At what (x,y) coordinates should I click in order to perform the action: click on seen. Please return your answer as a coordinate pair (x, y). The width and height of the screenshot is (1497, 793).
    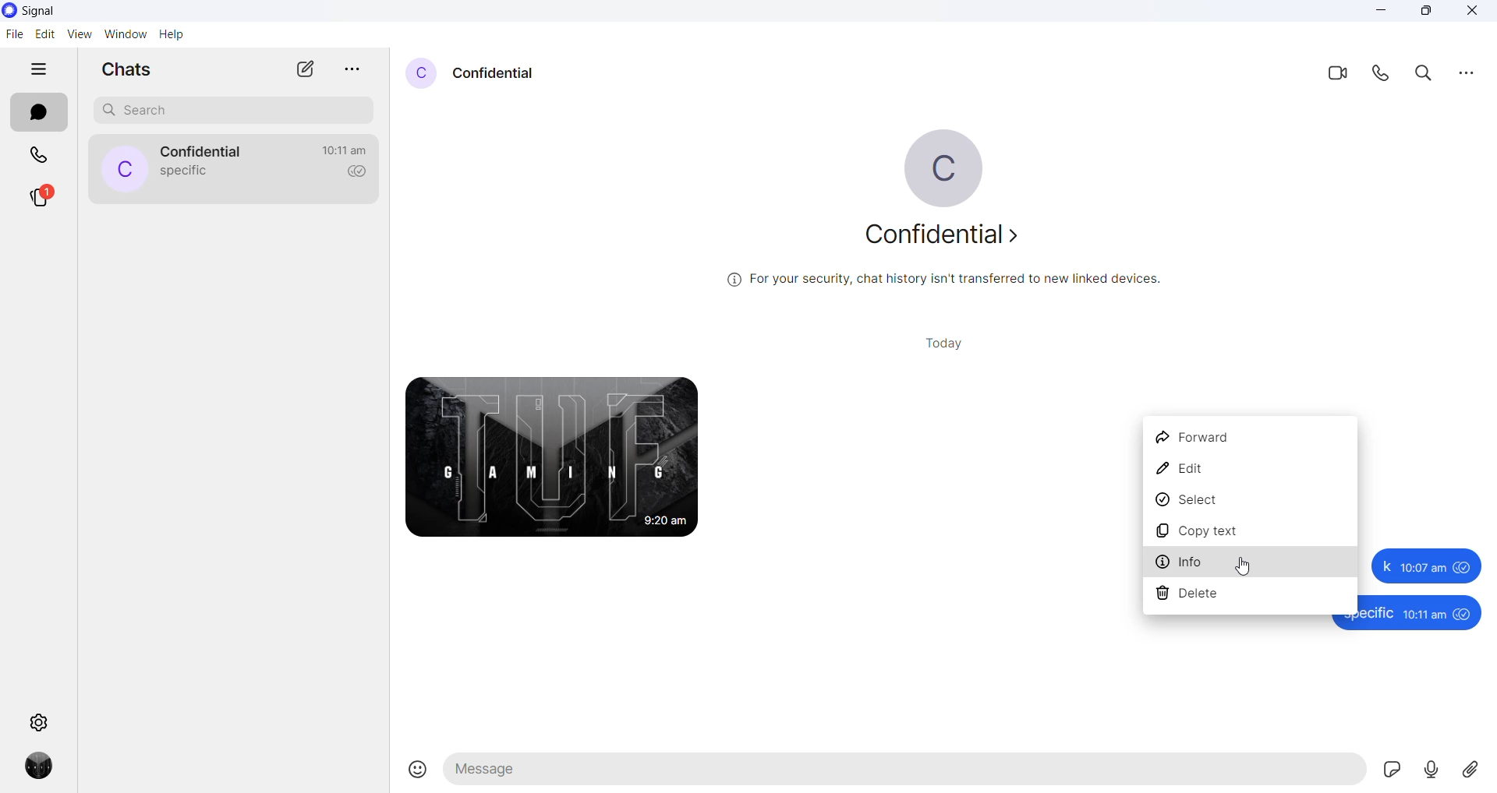
    Looking at the image, I should click on (1464, 567).